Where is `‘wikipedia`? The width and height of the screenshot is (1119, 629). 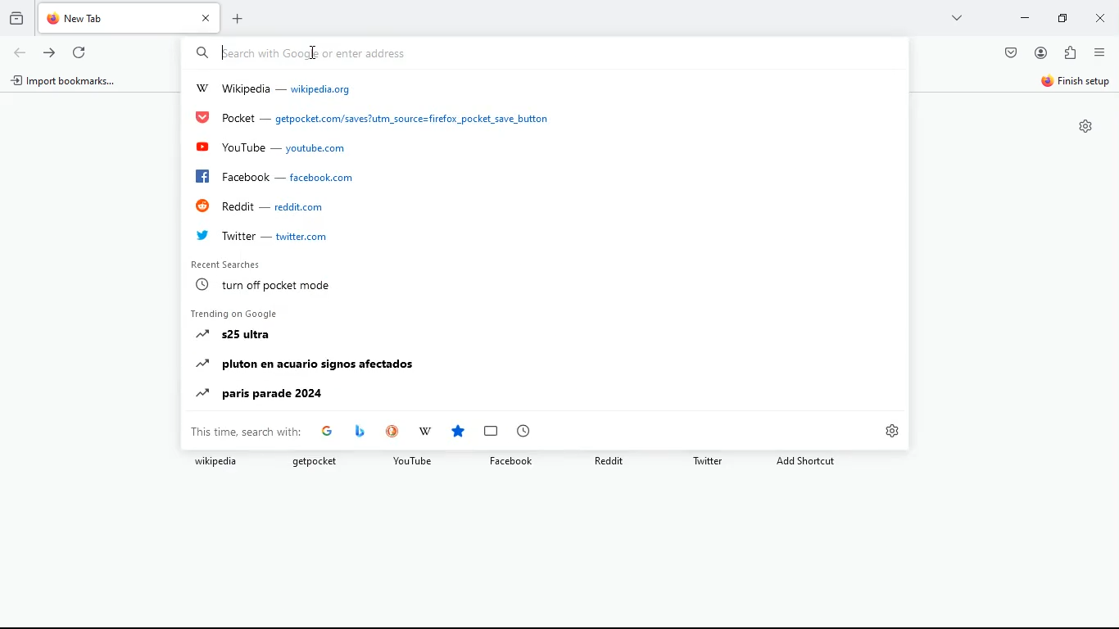
‘wikipedia is located at coordinates (216, 462).